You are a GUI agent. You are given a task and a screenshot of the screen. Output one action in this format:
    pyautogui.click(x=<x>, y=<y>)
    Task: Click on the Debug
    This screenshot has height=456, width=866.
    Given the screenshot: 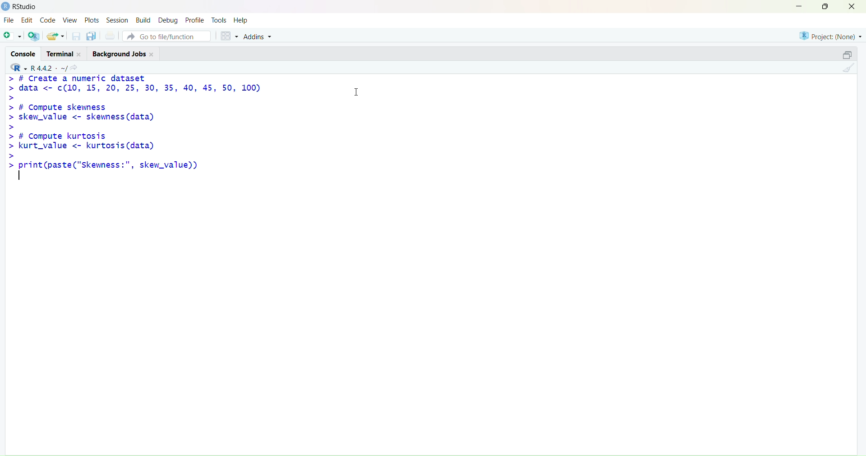 What is the action you would take?
    pyautogui.click(x=168, y=19)
    